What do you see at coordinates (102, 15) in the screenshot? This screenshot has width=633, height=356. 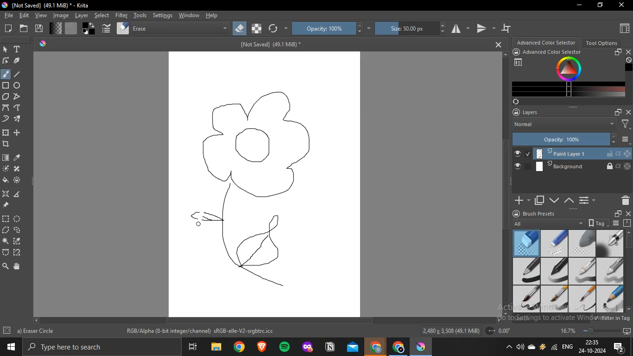 I see `select` at bounding box center [102, 15].